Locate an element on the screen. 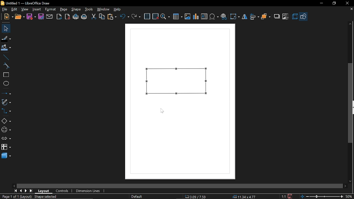 The height and width of the screenshot is (199, 354). 3d effect is located at coordinates (295, 17).